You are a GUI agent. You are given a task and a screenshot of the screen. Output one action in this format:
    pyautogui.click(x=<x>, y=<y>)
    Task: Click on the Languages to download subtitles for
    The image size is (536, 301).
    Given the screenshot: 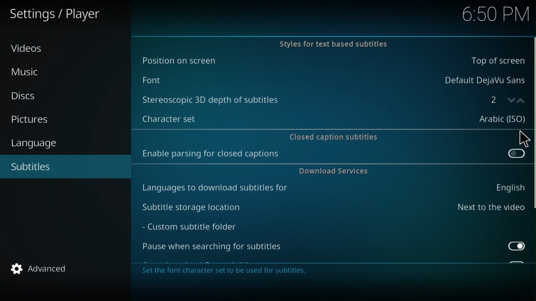 What is the action you would take?
    pyautogui.click(x=306, y=190)
    